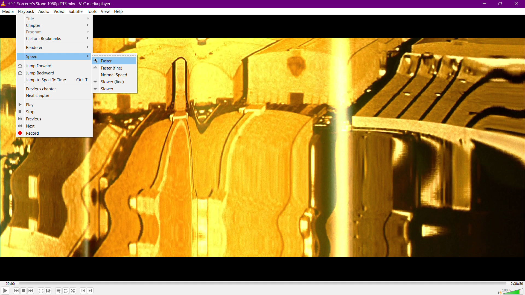 The image size is (525, 295). What do you see at coordinates (97, 60) in the screenshot?
I see `Cursor position` at bounding box center [97, 60].